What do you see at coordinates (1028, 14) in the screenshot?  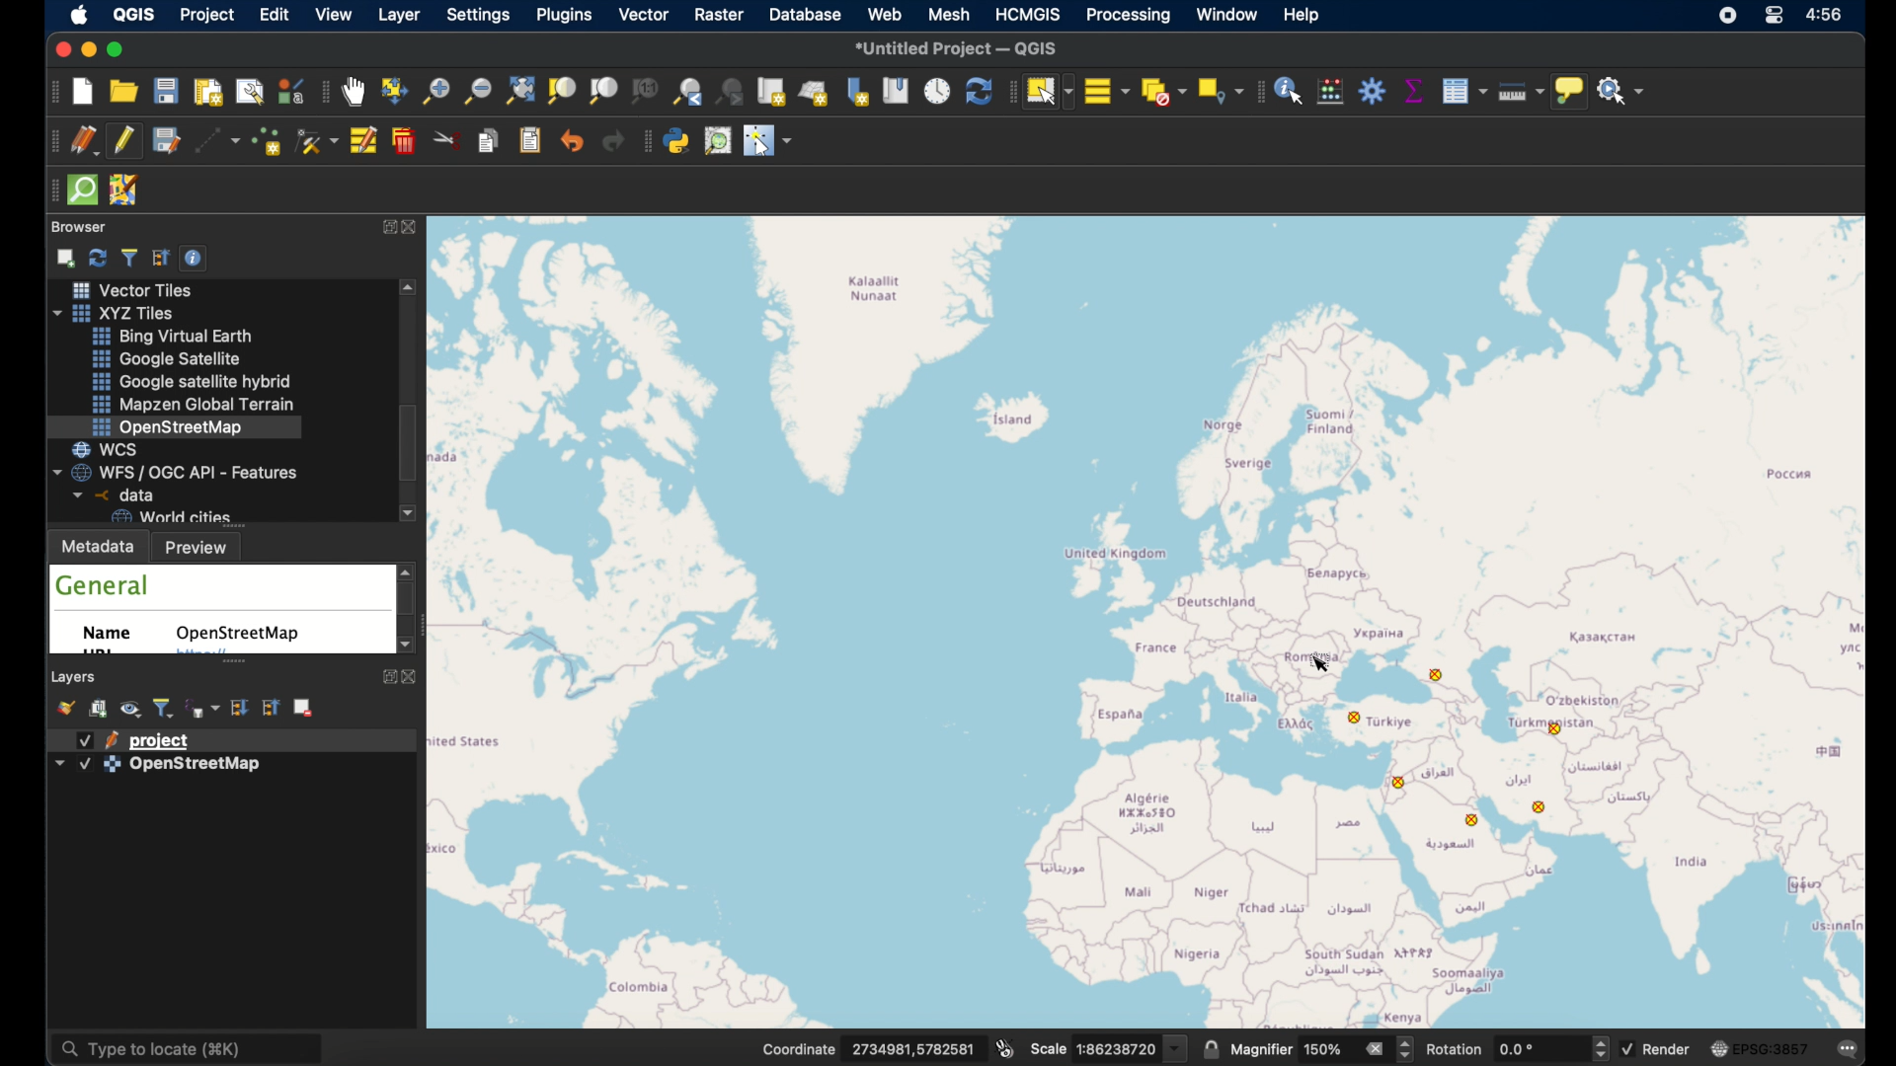 I see `HCMGIS` at bounding box center [1028, 14].